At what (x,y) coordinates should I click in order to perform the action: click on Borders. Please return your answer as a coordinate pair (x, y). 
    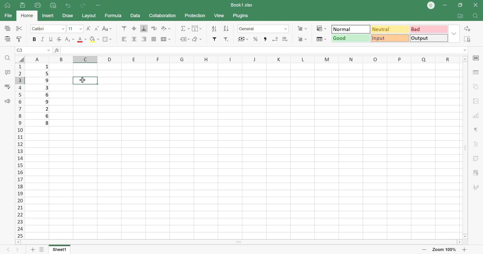
    Looking at the image, I should click on (108, 39).